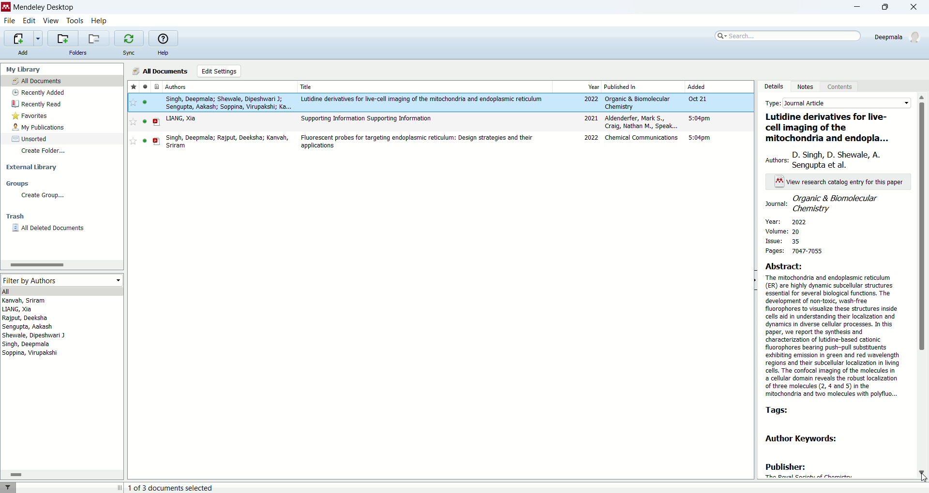  What do you see at coordinates (22, 52) in the screenshot?
I see `add` at bounding box center [22, 52].